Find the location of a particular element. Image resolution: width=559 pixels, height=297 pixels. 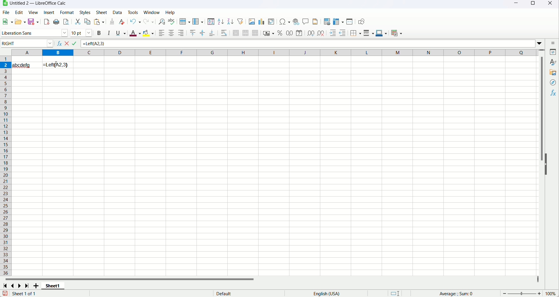

logo is located at coordinates (4, 4).